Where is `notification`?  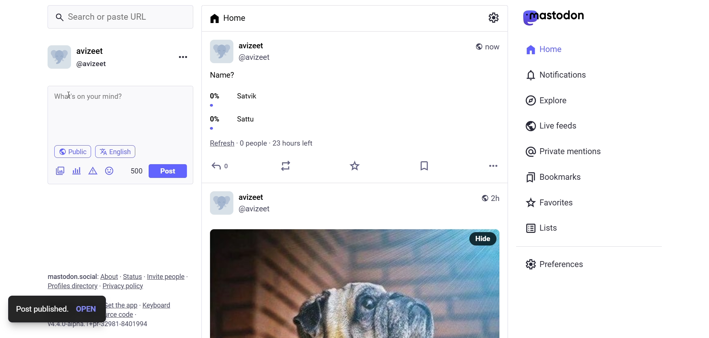
notification is located at coordinates (555, 76).